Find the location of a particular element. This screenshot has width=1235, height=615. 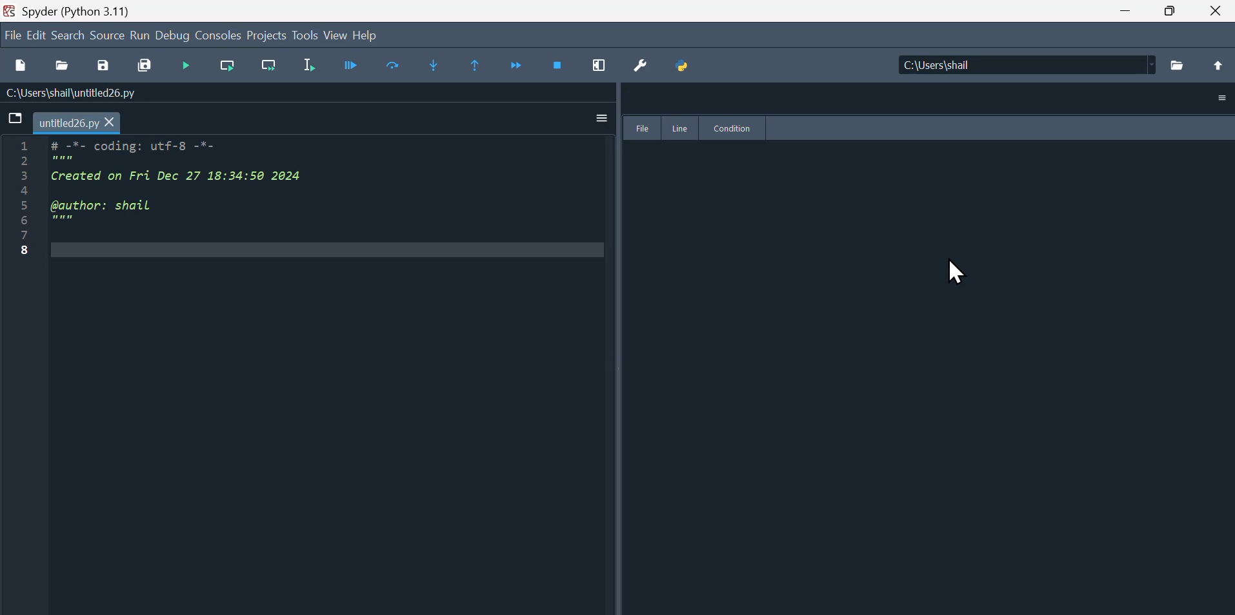

More Option is located at coordinates (1220, 99).